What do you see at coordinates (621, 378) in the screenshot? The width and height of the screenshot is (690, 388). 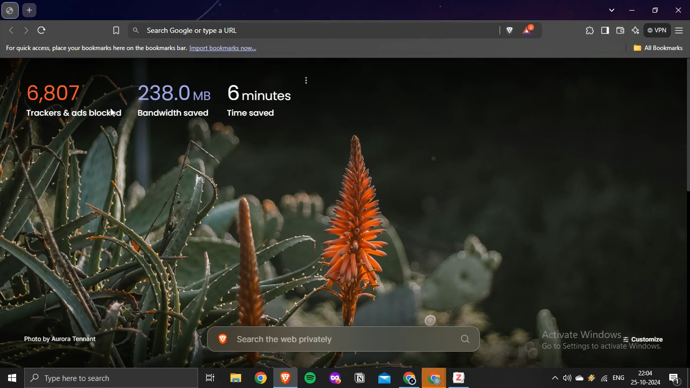 I see `english` at bounding box center [621, 378].